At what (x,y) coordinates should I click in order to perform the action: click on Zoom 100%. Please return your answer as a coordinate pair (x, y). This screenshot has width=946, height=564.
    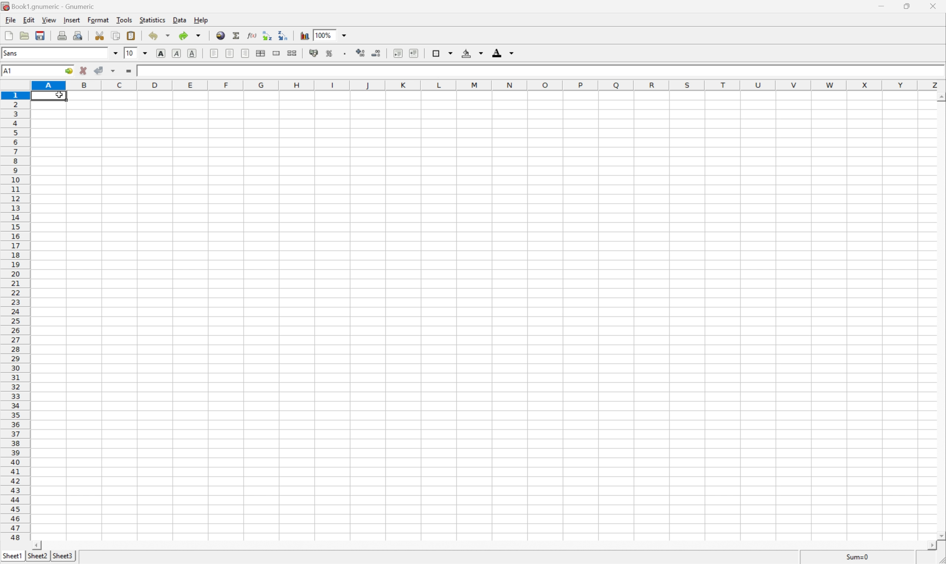
    Looking at the image, I should click on (338, 34).